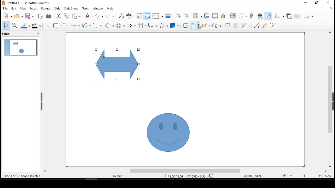 This screenshot has width=335, height=188. What do you see at coordinates (142, 25) in the screenshot?
I see `flowchart` at bounding box center [142, 25].